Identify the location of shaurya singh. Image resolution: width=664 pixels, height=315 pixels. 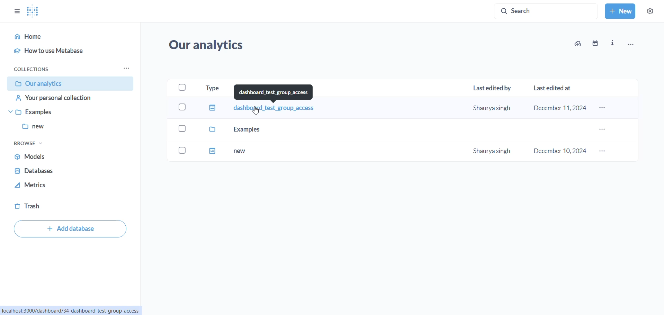
(494, 150).